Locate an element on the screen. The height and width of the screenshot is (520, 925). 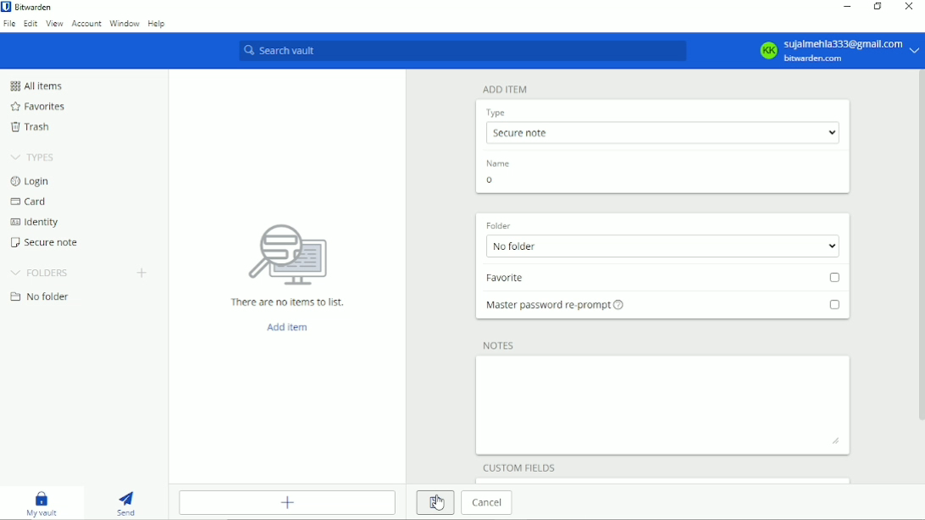
Notes is located at coordinates (501, 345).